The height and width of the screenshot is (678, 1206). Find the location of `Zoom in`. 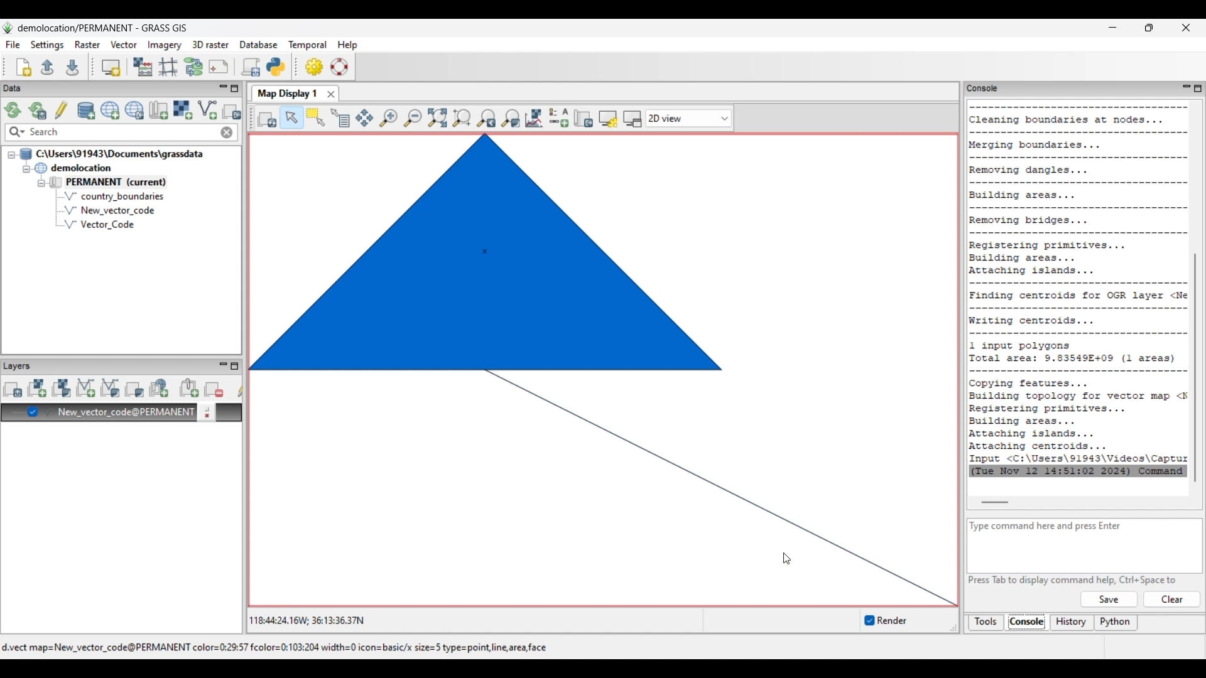

Zoom in is located at coordinates (388, 119).